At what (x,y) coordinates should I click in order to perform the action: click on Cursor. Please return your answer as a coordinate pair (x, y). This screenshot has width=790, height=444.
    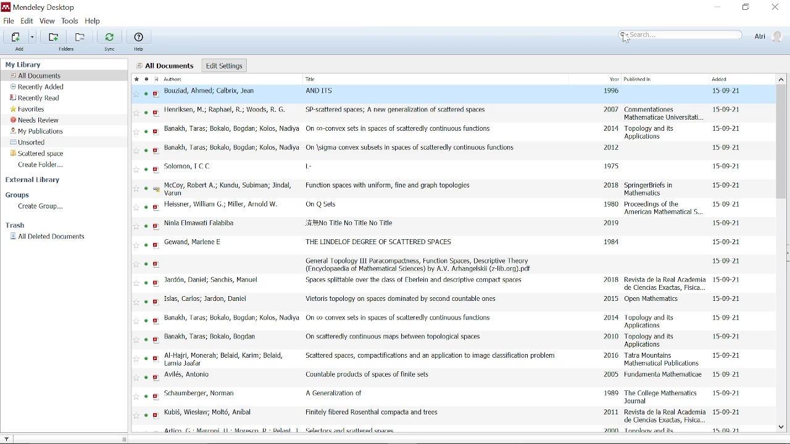
    Looking at the image, I should click on (626, 38).